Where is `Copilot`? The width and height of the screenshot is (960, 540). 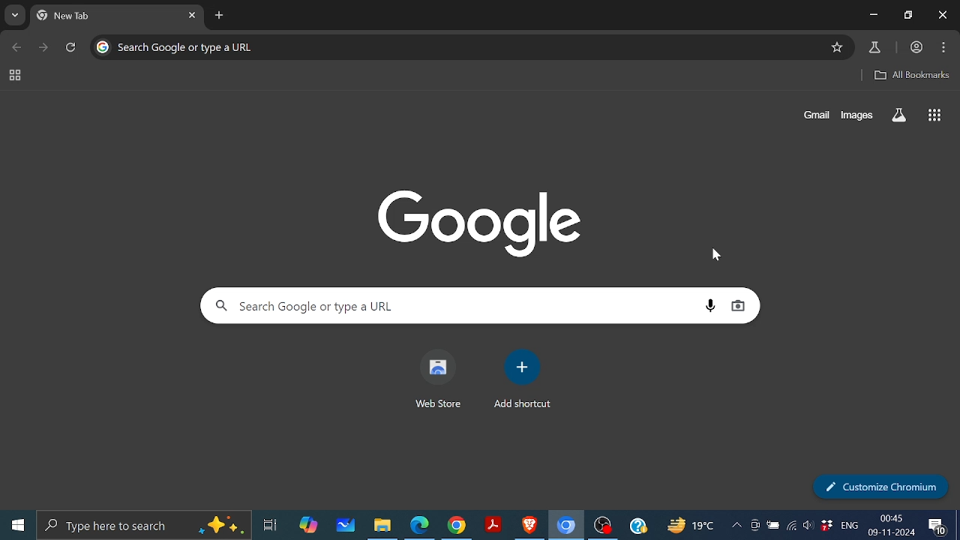 Copilot is located at coordinates (307, 524).